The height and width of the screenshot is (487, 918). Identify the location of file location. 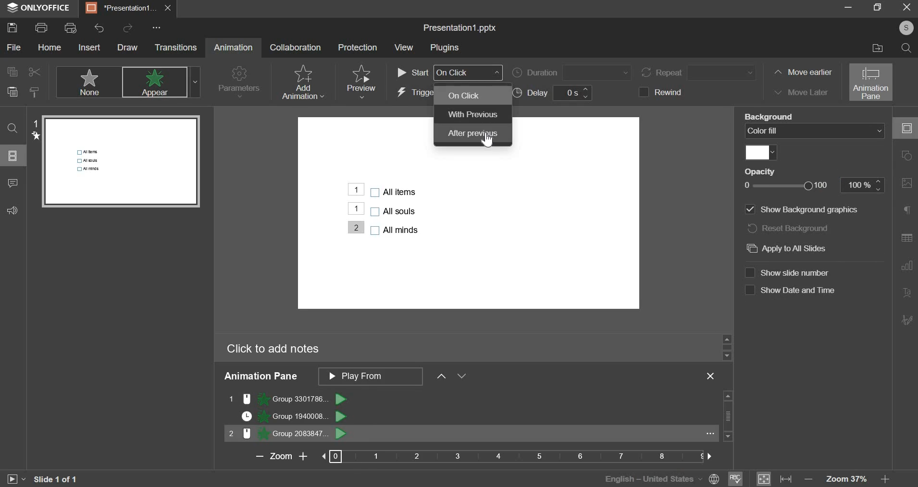
(877, 48).